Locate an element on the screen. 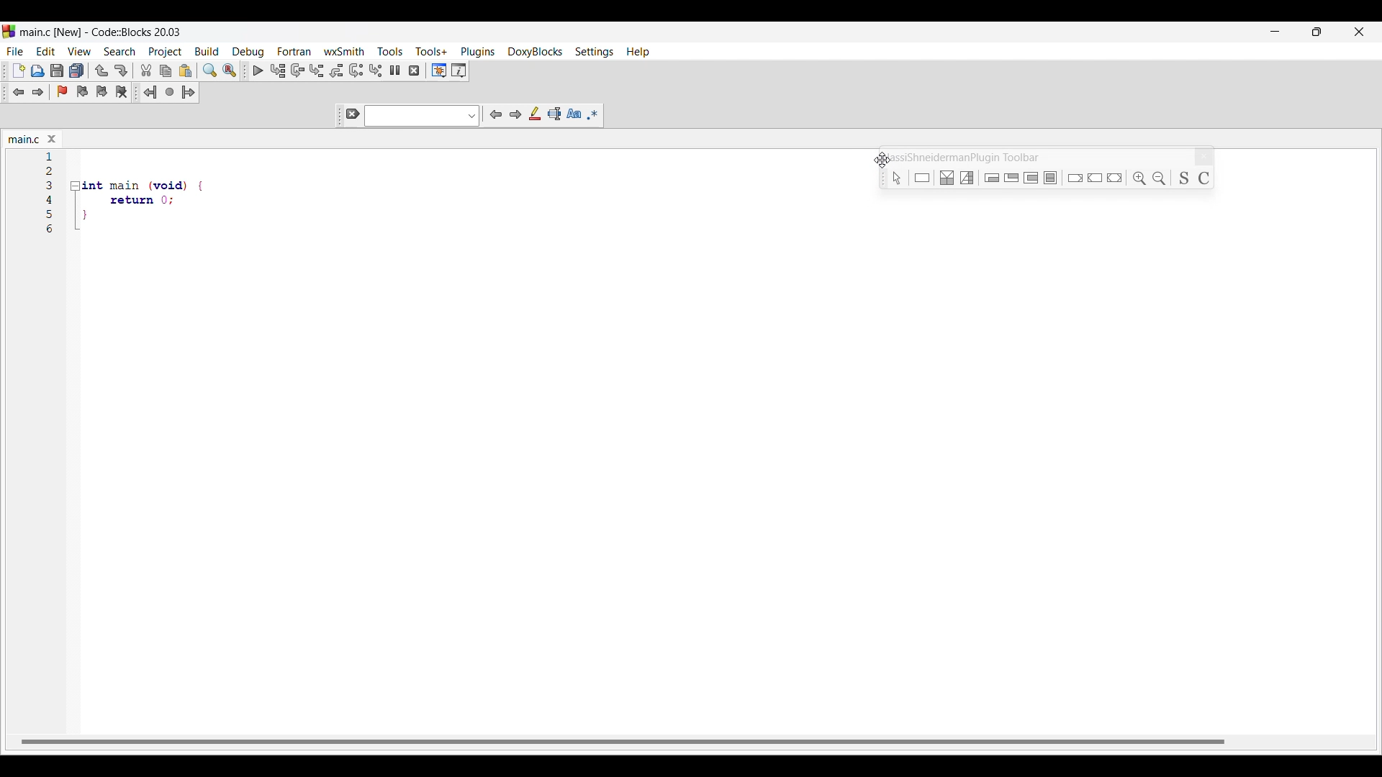 Image resolution: width=1382 pixels, height=777 pixels.  is located at coordinates (1053, 178).